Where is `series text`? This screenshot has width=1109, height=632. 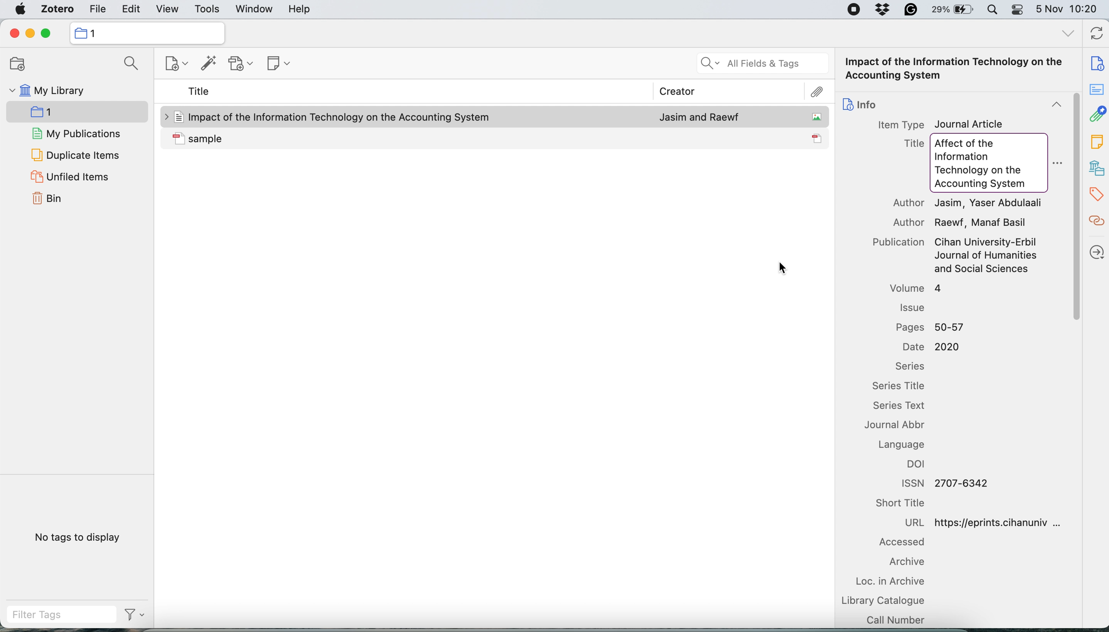
series text is located at coordinates (904, 406).